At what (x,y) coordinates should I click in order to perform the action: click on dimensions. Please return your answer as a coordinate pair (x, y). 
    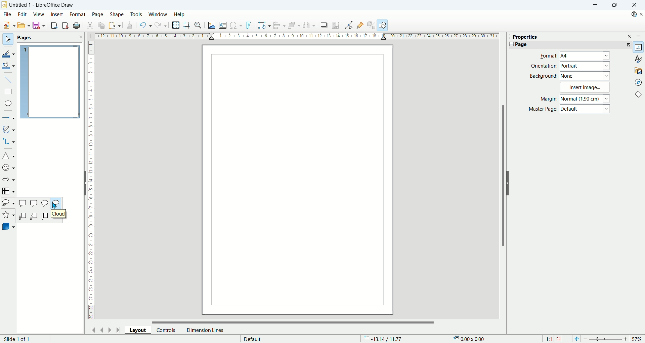
    Looking at the image, I should click on (471, 339).